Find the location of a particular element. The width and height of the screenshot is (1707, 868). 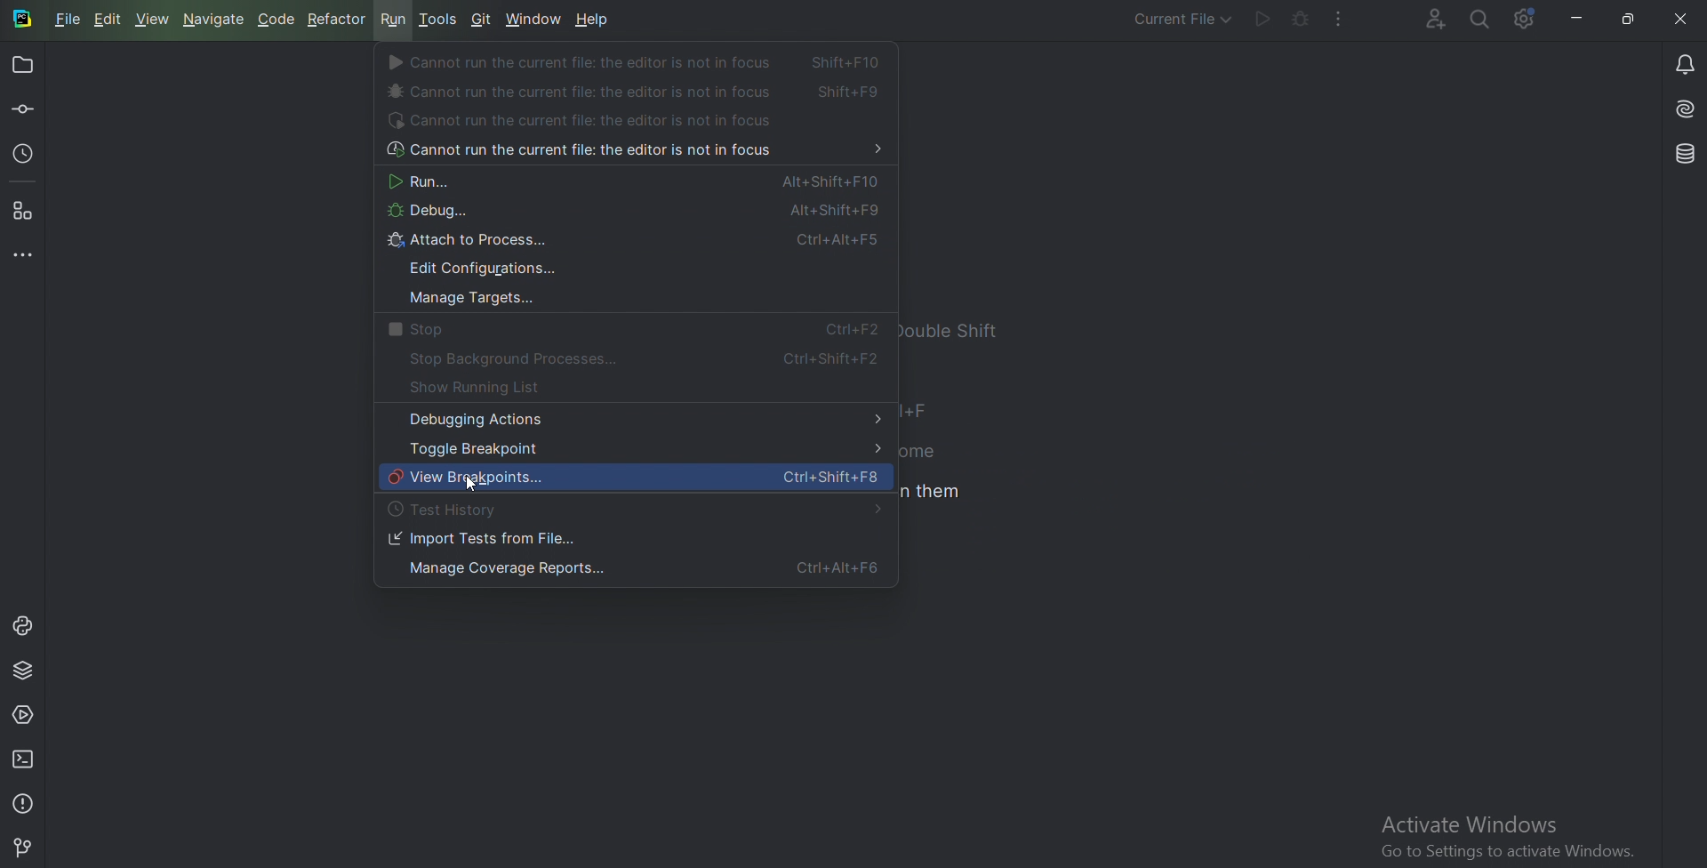

Stop background process is located at coordinates (641, 359).